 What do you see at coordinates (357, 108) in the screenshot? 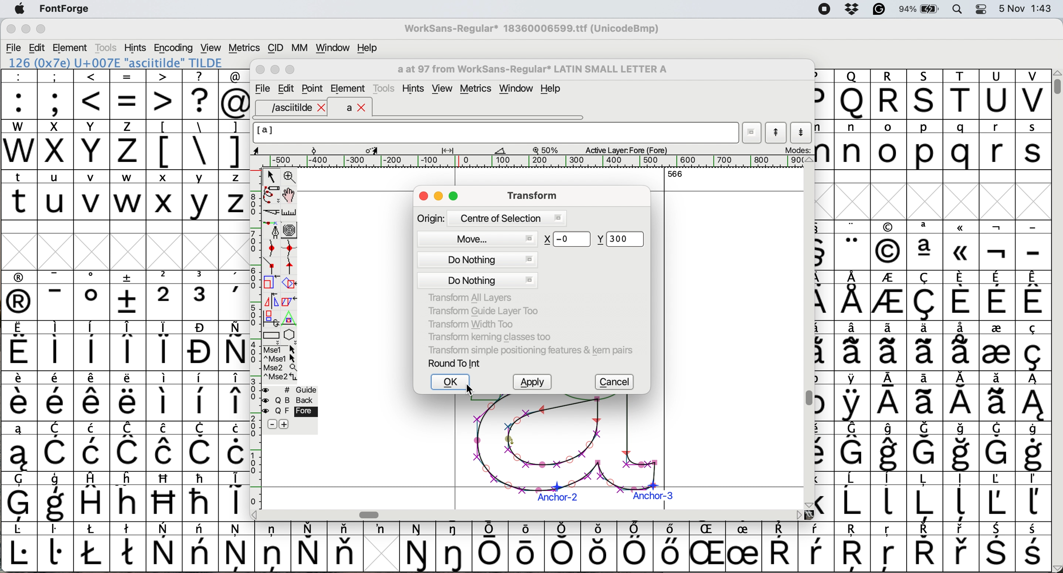
I see `a` at bounding box center [357, 108].